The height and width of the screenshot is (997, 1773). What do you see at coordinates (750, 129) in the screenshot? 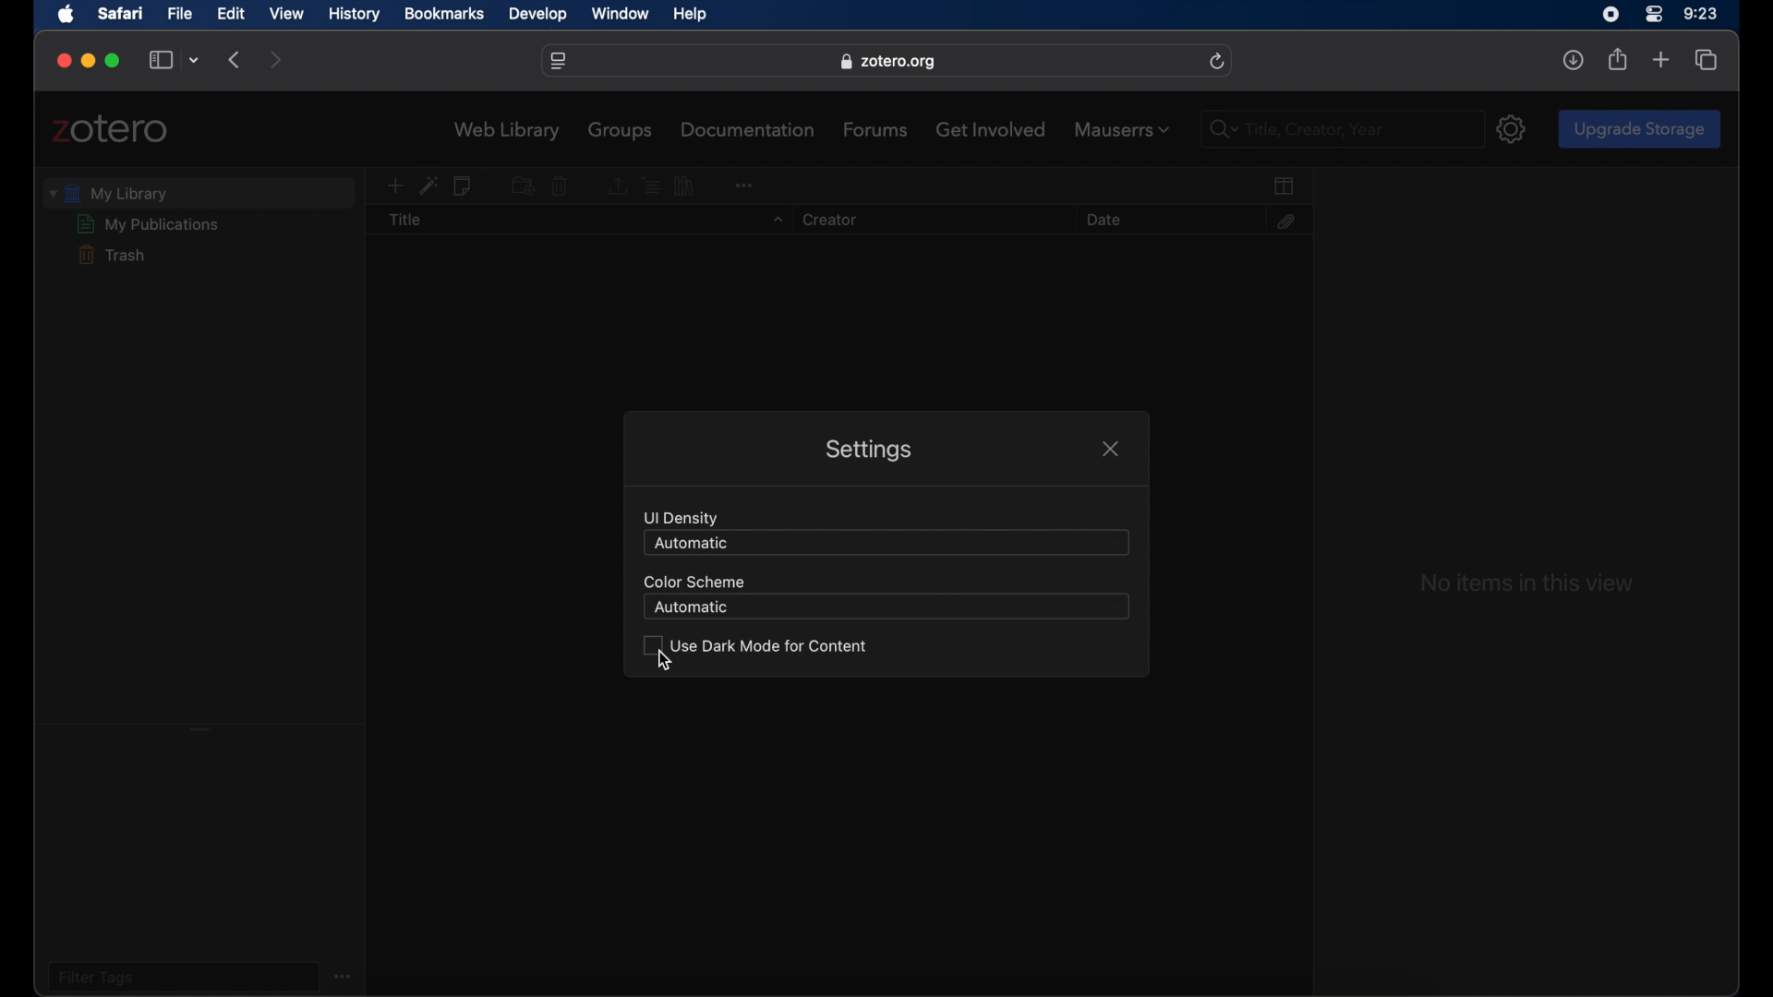
I see `documentation` at bounding box center [750, 129].